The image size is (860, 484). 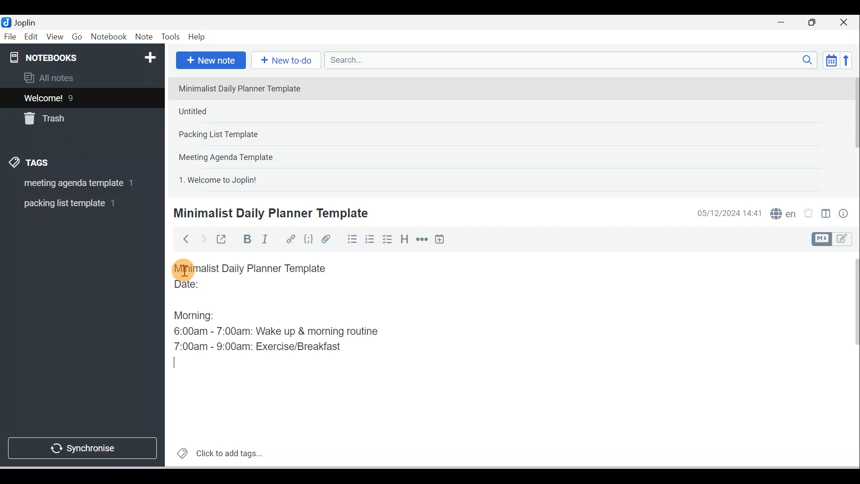 What do you see at coordinates (246, 239) in the screenshot?
I see `Bold` at bounding box center [246, 239].